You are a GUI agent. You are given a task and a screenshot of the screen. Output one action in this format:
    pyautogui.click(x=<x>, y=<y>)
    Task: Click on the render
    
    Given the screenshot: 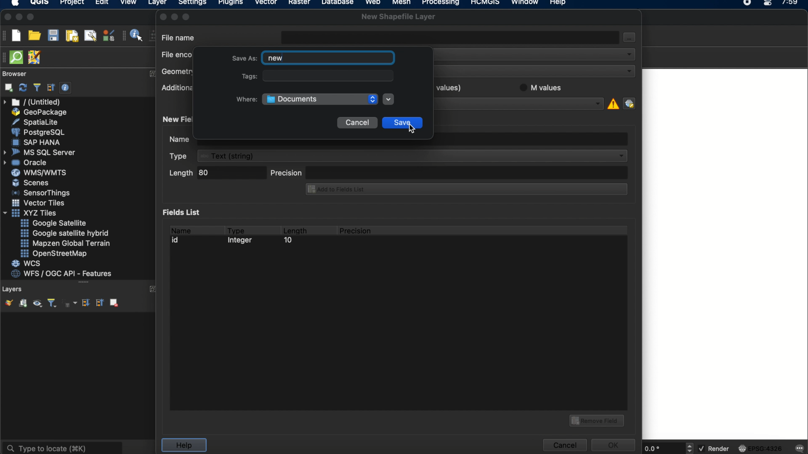 What is the action you would take?
    pyautogui.click(x=715, y=449)
    